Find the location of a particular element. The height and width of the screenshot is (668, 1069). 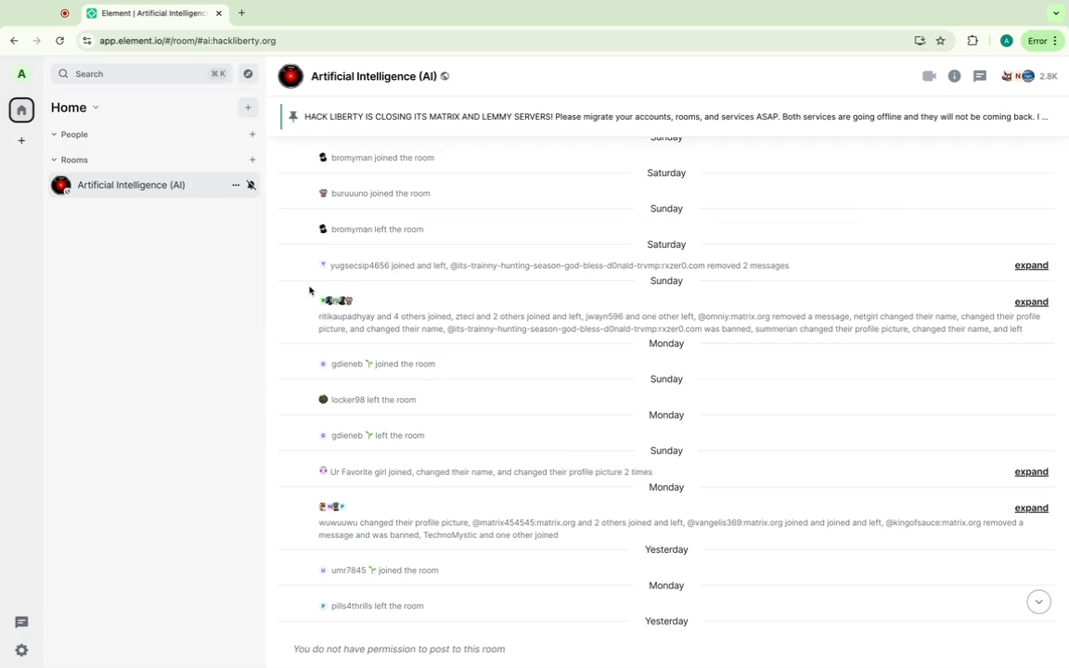

Day is located at coordinates (663, 173).